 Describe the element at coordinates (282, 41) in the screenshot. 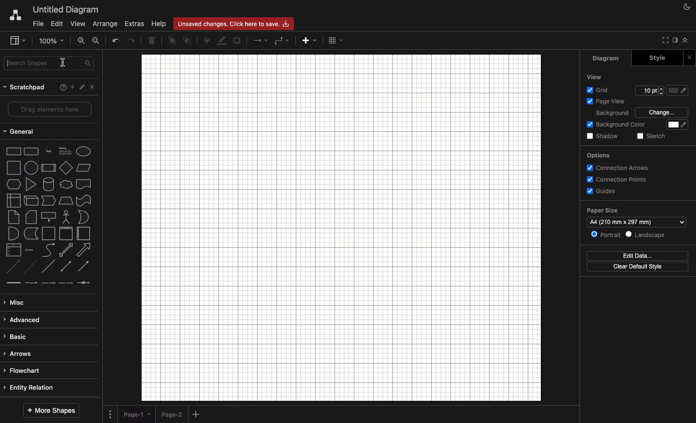

I see `Waypoints` at that location.